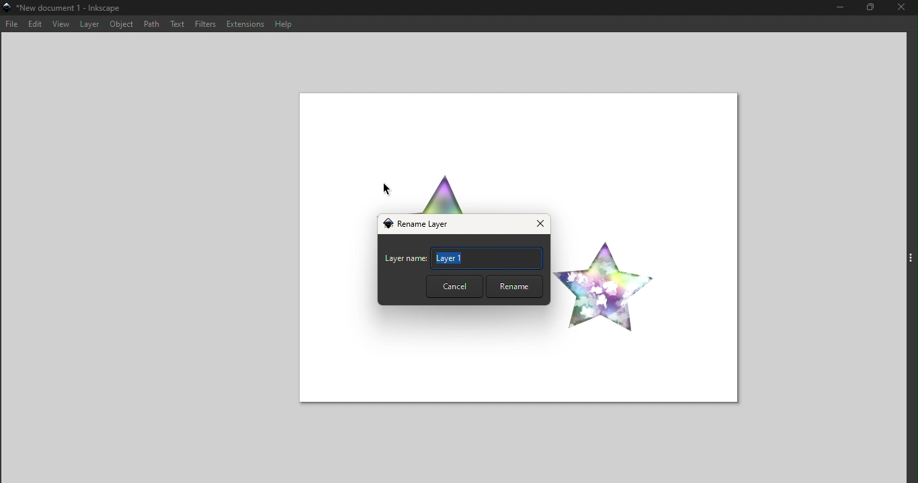  Describe the element at coordinates (282, 23) in the screenshot. I see `help` at that location.